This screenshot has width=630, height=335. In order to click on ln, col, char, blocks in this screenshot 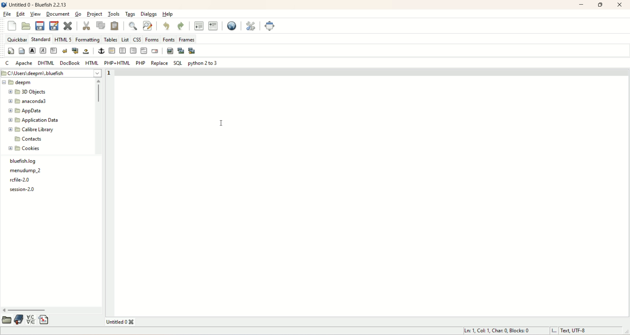, I will do `click(497, 331)`.